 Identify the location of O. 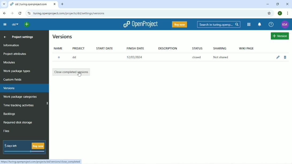
(60, 57).